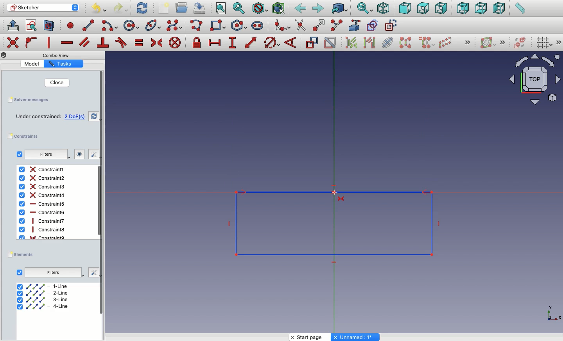 The width and height of the screenshot is (563, 341). Describe the element at coordinates (278, 9) in the screenshot. I see `Bounding Box` at that location.